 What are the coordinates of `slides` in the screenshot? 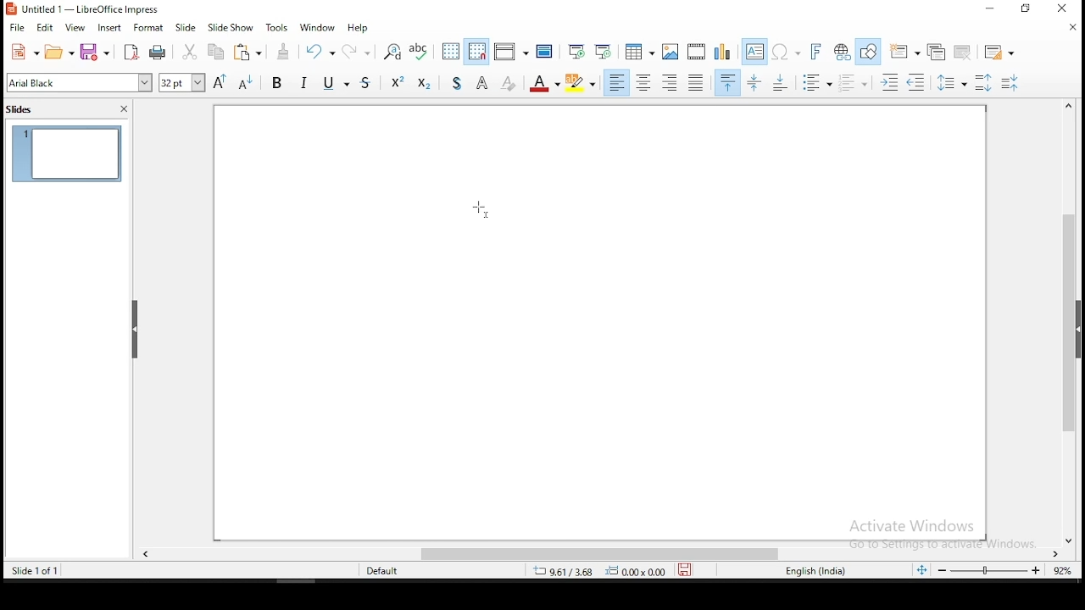 It's located at (22, 111).